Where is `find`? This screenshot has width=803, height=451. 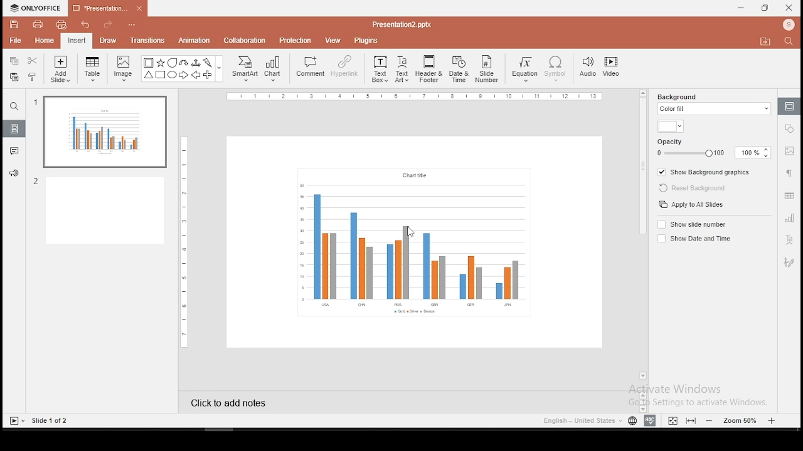 find is located at coordinates (14, 106).